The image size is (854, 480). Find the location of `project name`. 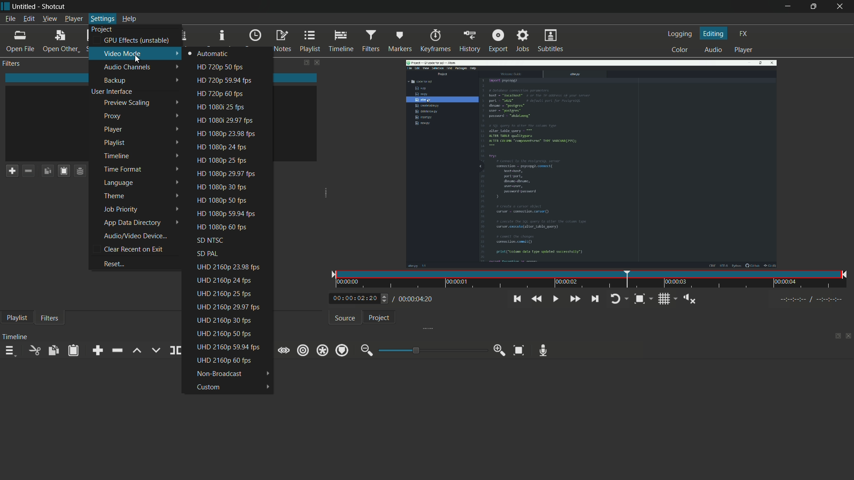

project name is located at coordinates (25, 6).